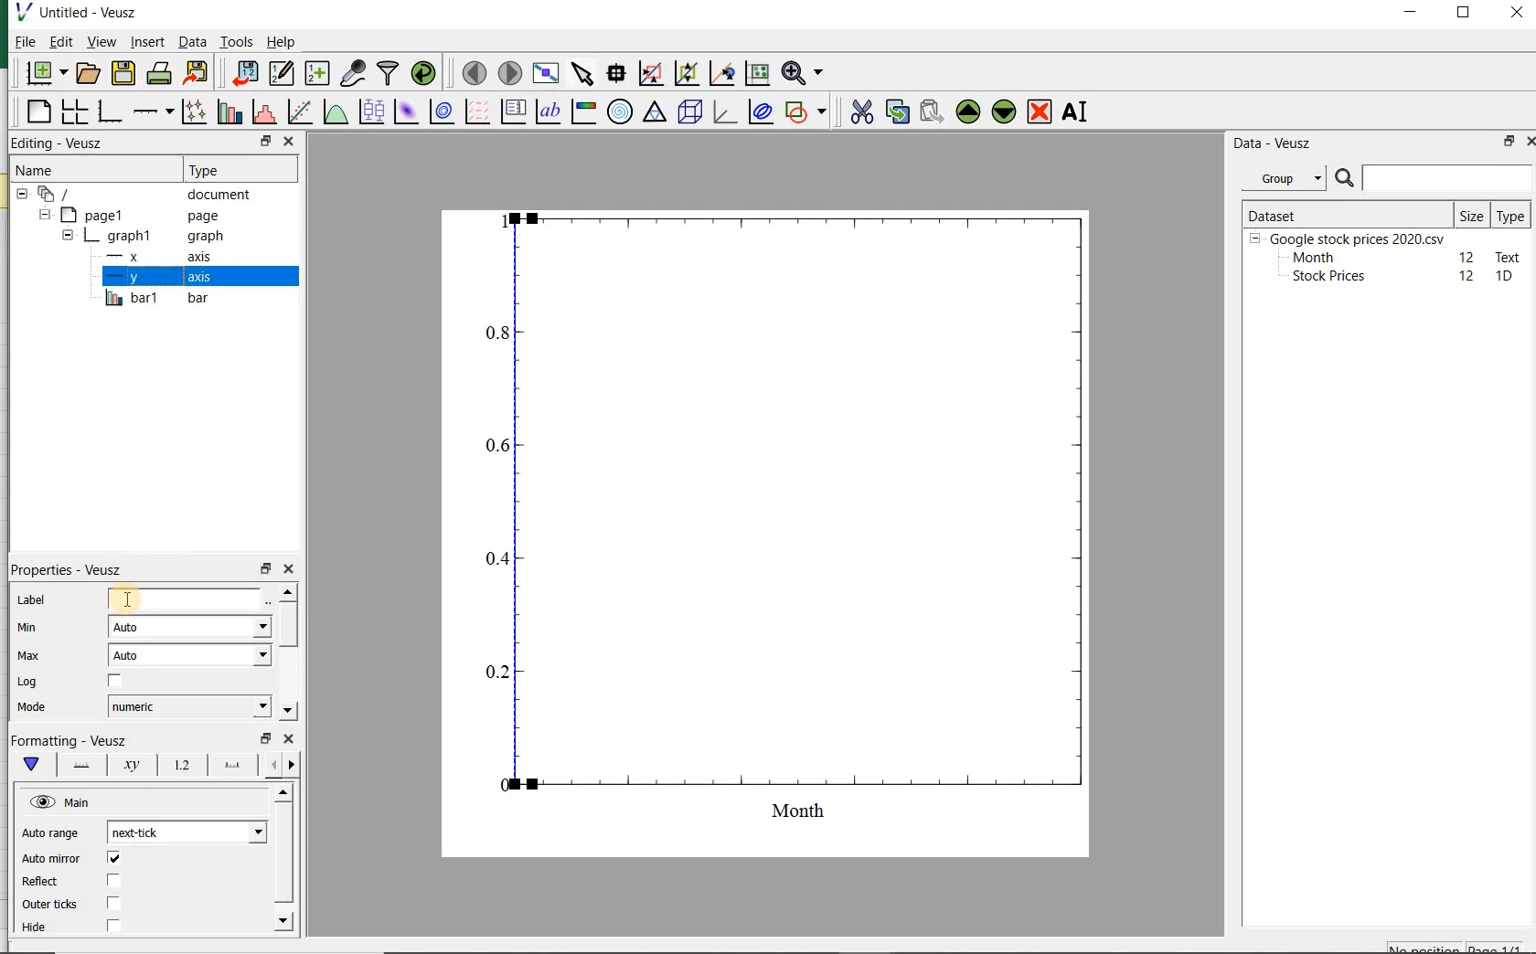 The image size is (1536, 954). What do you see at coordinates (265, 738) in the screenshot?
I see `restore` at bounding box center [265, 738].